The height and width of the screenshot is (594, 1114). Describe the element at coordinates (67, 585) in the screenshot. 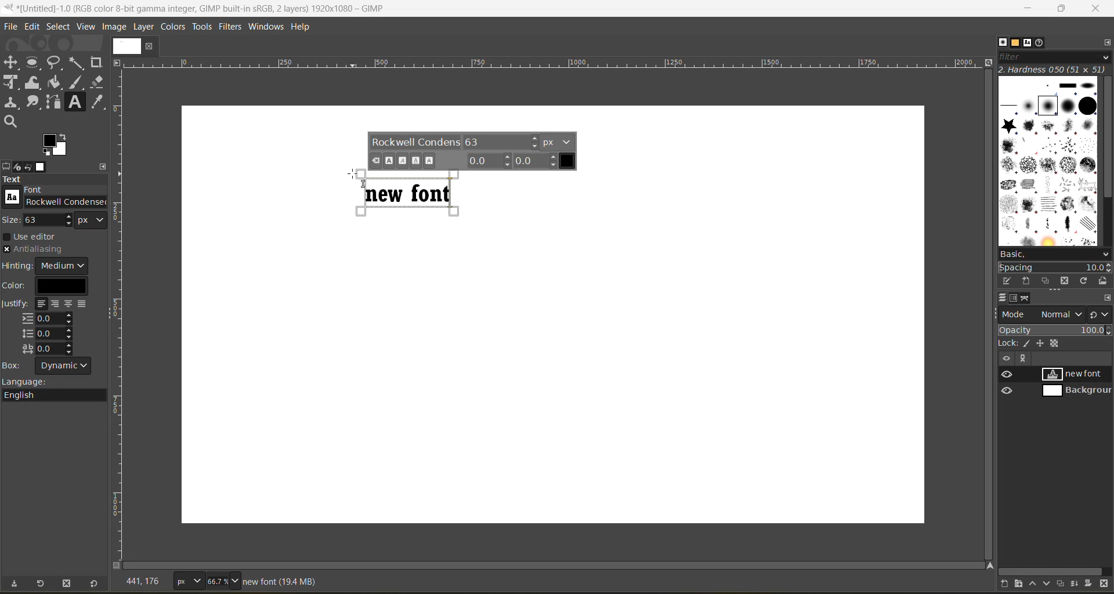

I see `delete tool preset` at that location.